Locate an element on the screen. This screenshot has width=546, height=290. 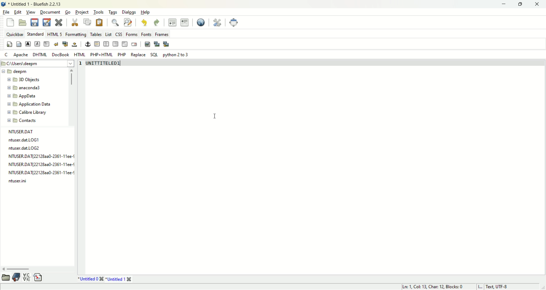
file is located at coordinates (6, 12).